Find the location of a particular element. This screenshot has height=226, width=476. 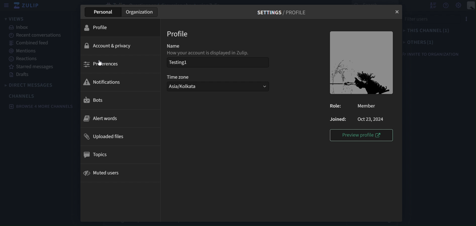

drop down is located at coordinates (261, 87).